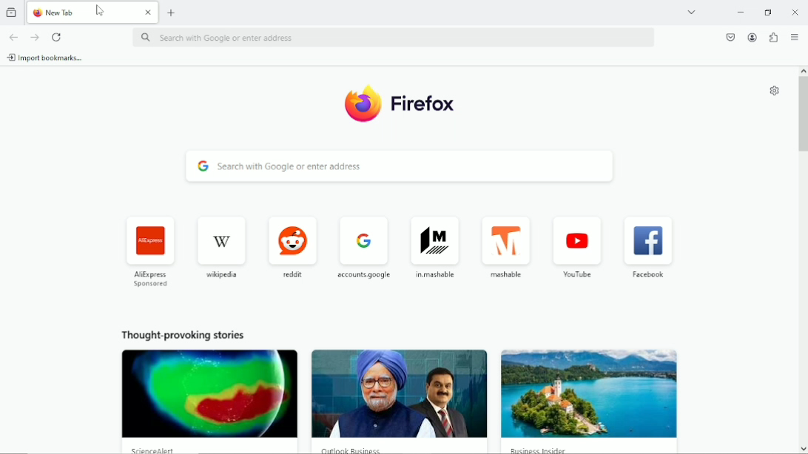 This screenshot has height=454, width=808. Describe the element at coordinates (14, 36) in the screenshot. I see `go back` at that location.